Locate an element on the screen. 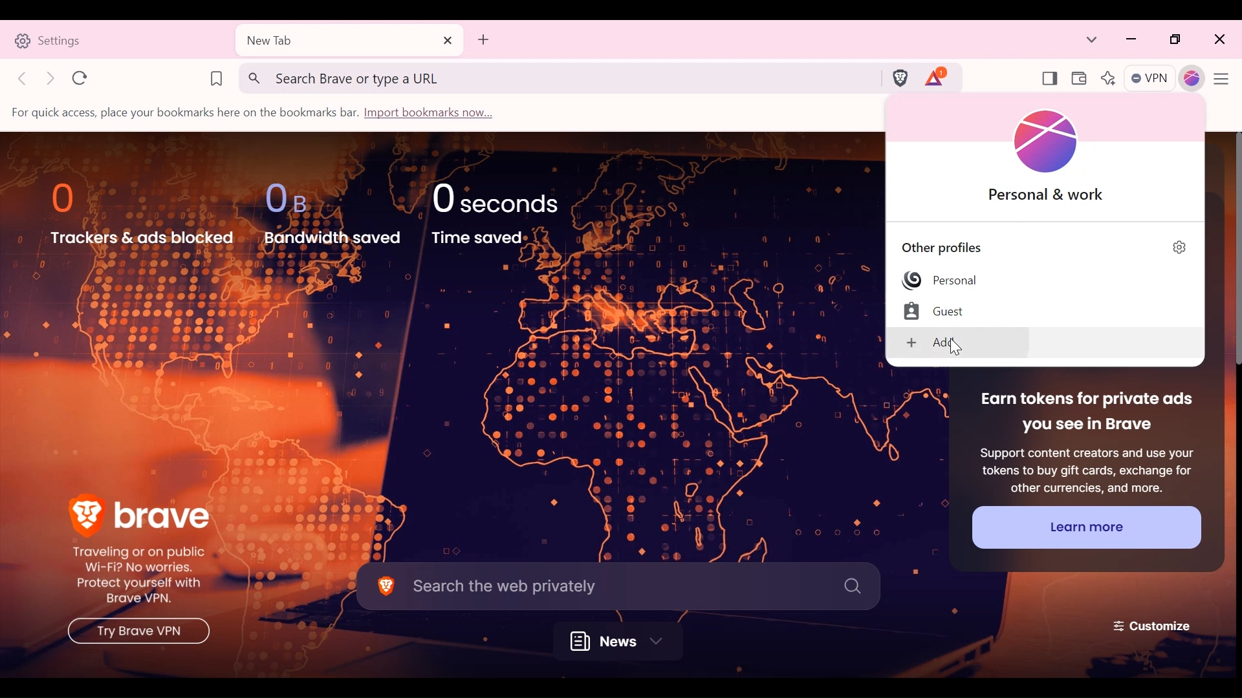 The width and height of the screenshot is (1242, 698). Restore is located at coordinates (1177, 40).